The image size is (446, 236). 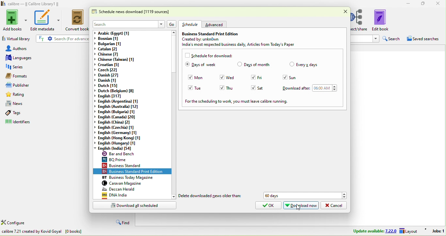 I want to click on czech[22], so click(x=108, y=70).